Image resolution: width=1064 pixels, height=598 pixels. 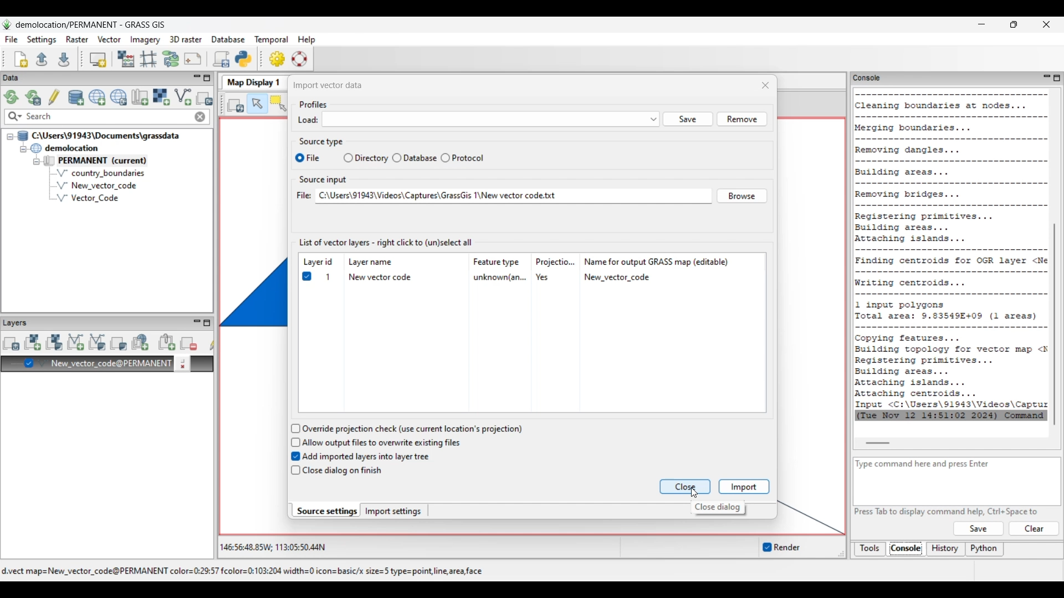 What do you see at coordinates (294, 471) in the screenshot?
I see `checkbox` at bounding box center [294, 471].